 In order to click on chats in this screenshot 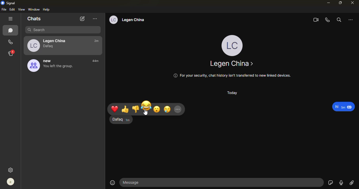, I will do `click(34, 19)`.